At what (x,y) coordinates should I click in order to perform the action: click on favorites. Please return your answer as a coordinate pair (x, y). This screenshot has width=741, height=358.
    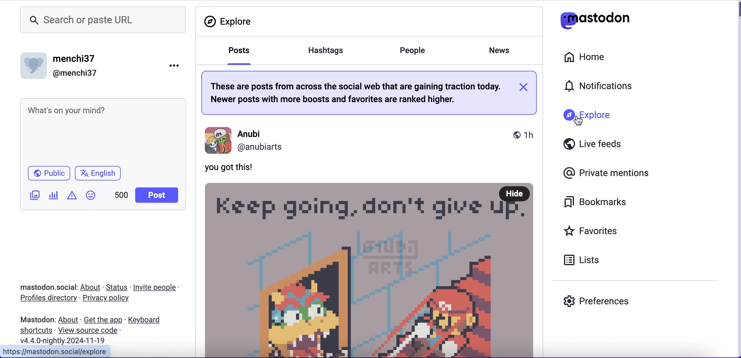
    Looking at the image, I should click on (603, 230).